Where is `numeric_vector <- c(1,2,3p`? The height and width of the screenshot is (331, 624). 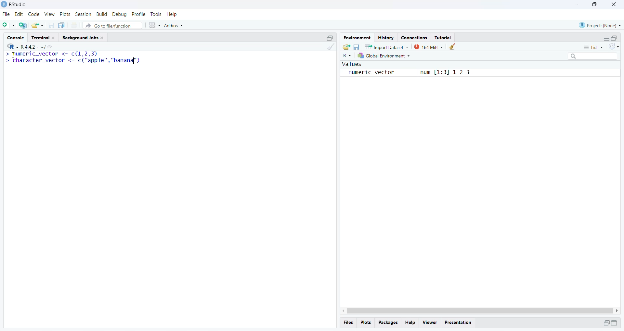
numeric_vector <- c(1,2,3p is located at coordinates (52, 54).